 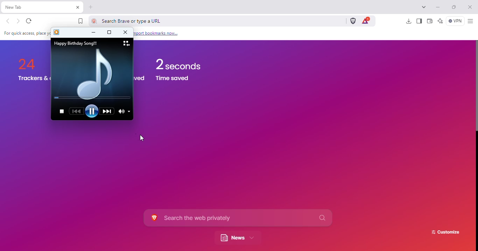 I want to click on downloads, so click(x=409, y=21).